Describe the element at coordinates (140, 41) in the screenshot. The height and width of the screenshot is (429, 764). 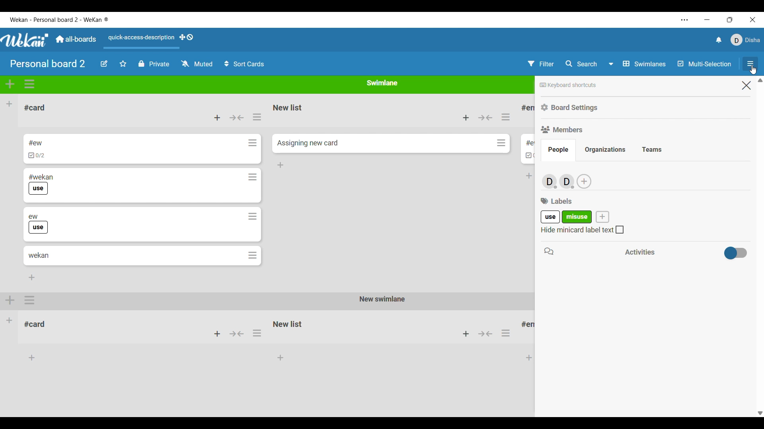
I see `Quick access description` at that location.